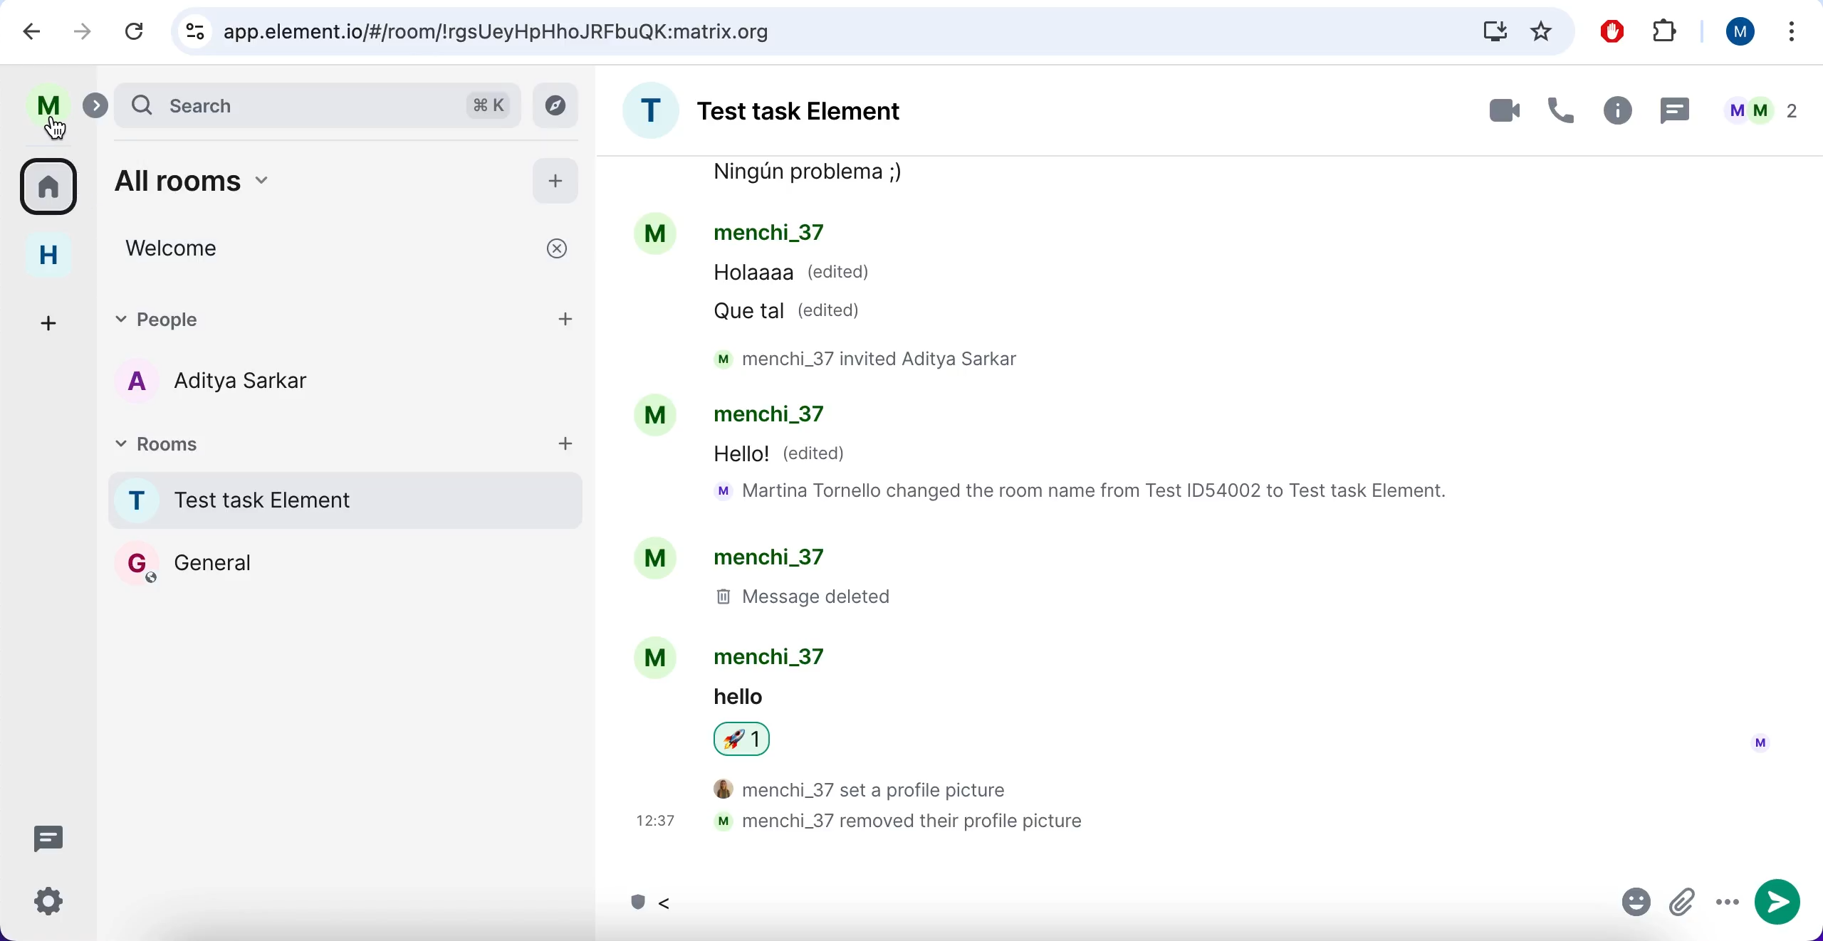 Image resolution: width=1823 pixels, height=941 pixels. What do you see at coordinates (310, 320) in the screenshot?
I see `people` at bounding box center [310, 320].